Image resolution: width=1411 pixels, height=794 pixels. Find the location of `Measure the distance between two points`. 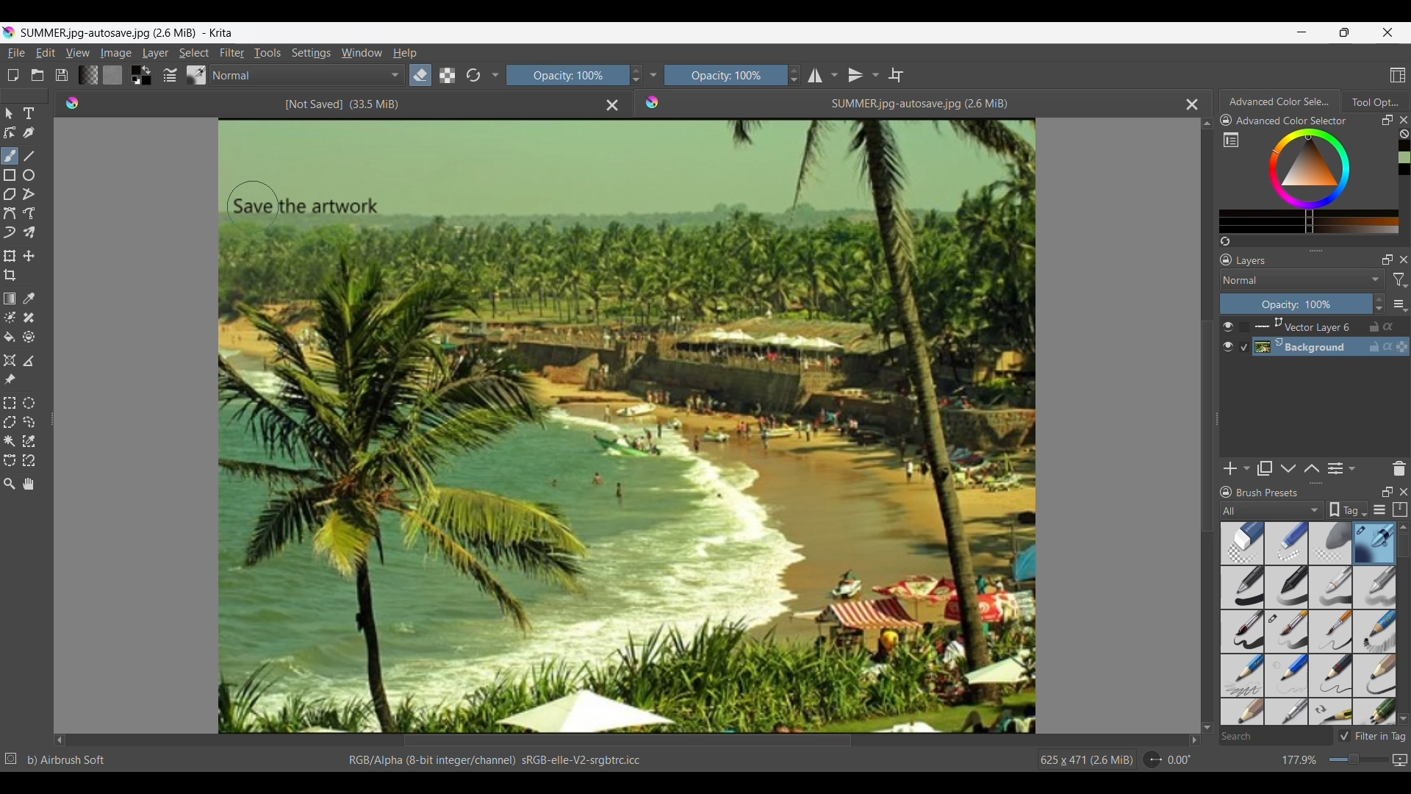

Measure the distance between two points is located at coordinates (29, 361).